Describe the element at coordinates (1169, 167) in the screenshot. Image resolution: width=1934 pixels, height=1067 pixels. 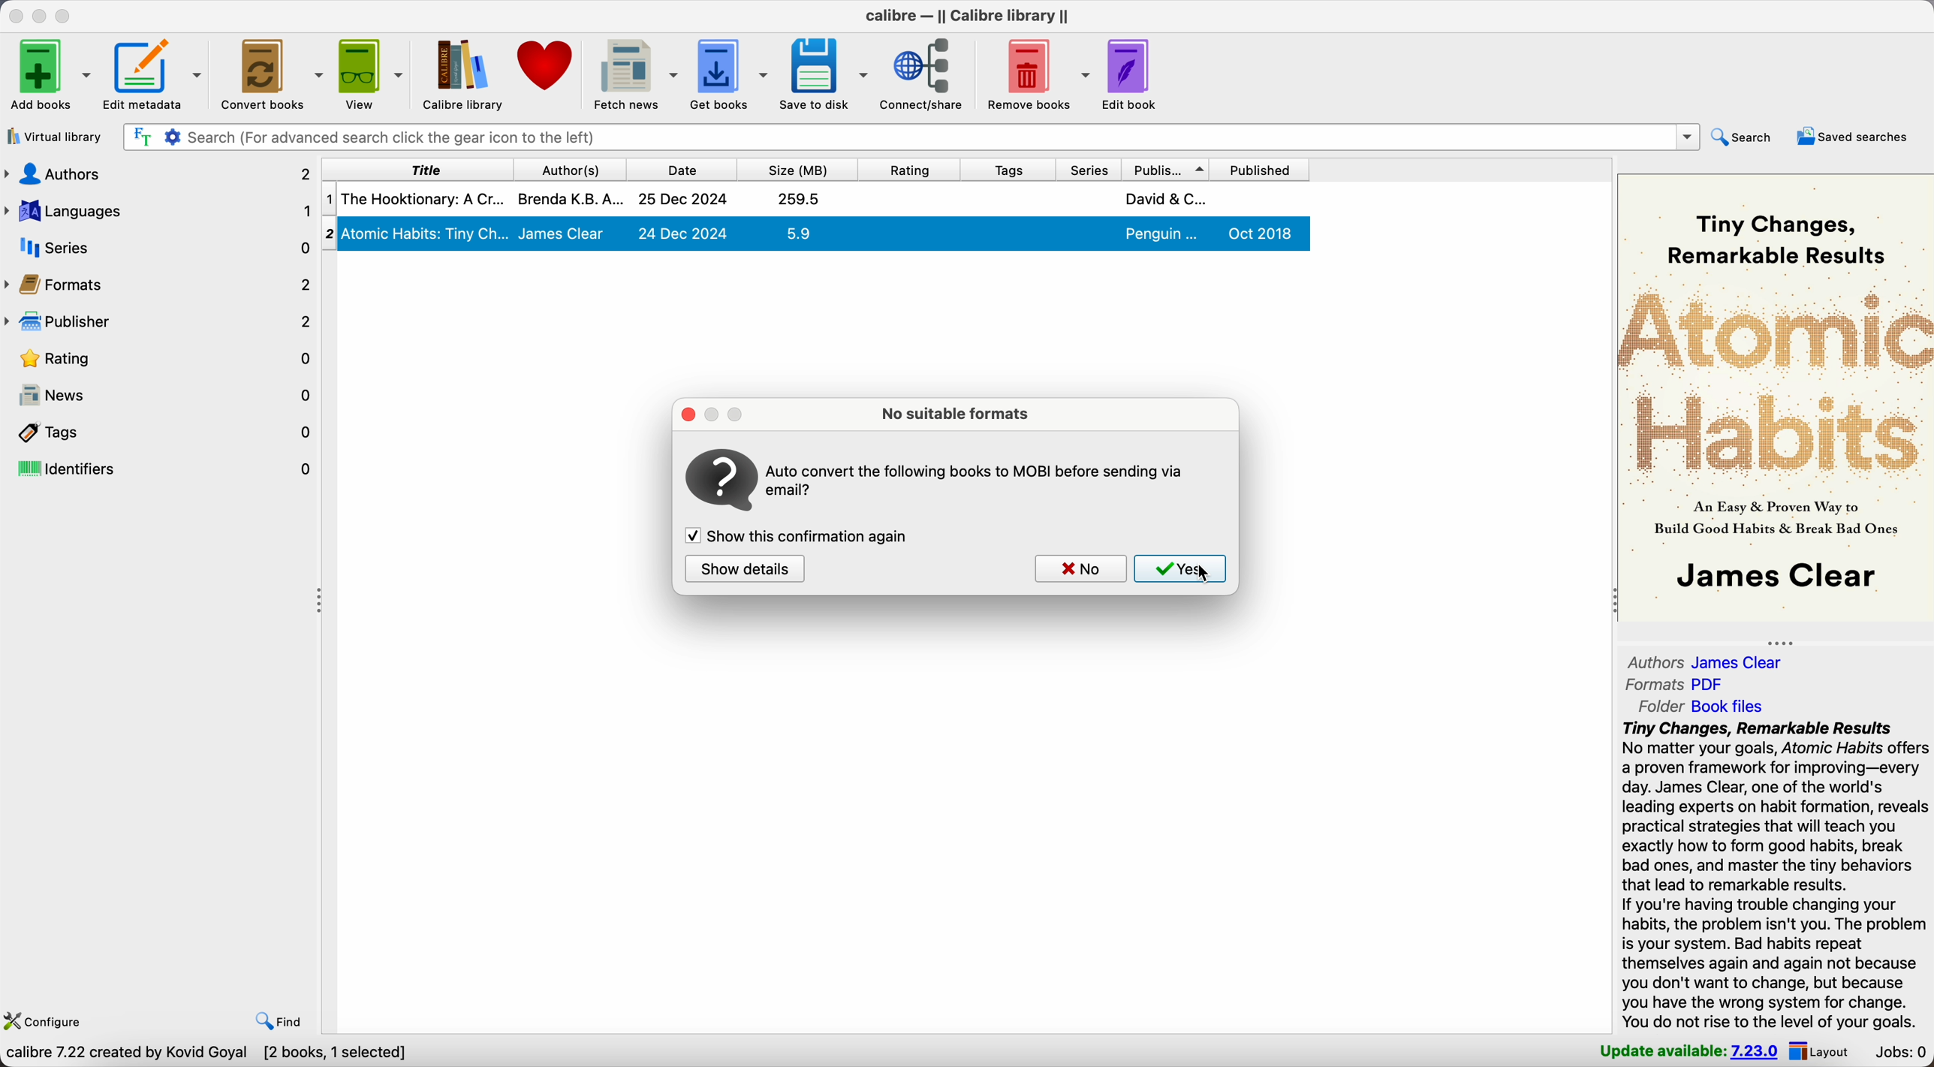
I see `publisher` at that location.